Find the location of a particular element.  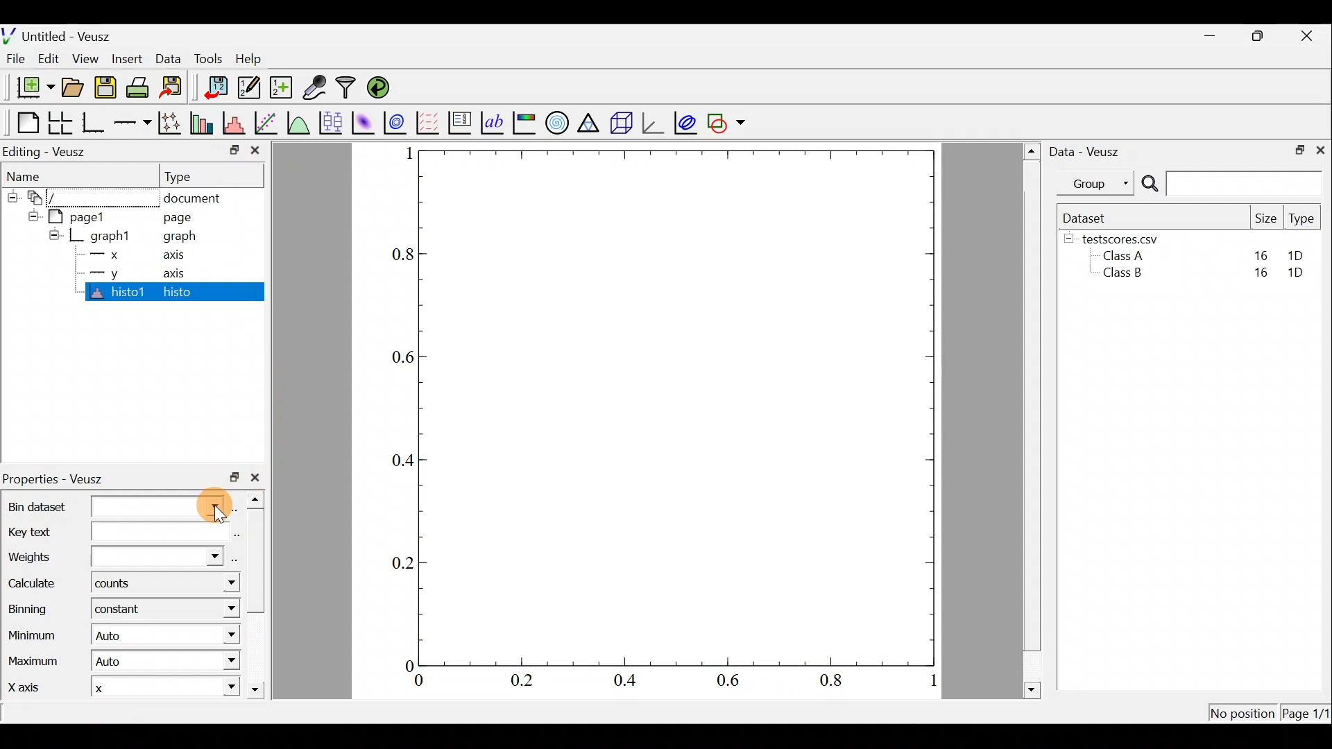

Import data into veusz is located at coordinates (215, 88).